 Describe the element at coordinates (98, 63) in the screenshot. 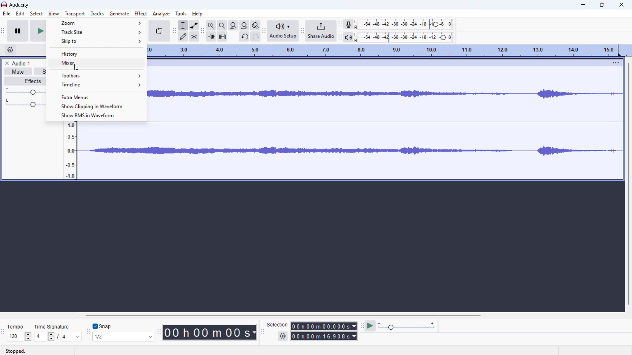

I see `mixer` at that location.